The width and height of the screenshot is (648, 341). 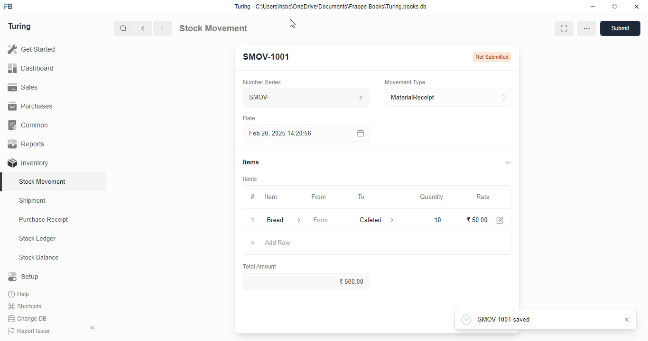 I want to click on add row, so click(x=278, y=242).